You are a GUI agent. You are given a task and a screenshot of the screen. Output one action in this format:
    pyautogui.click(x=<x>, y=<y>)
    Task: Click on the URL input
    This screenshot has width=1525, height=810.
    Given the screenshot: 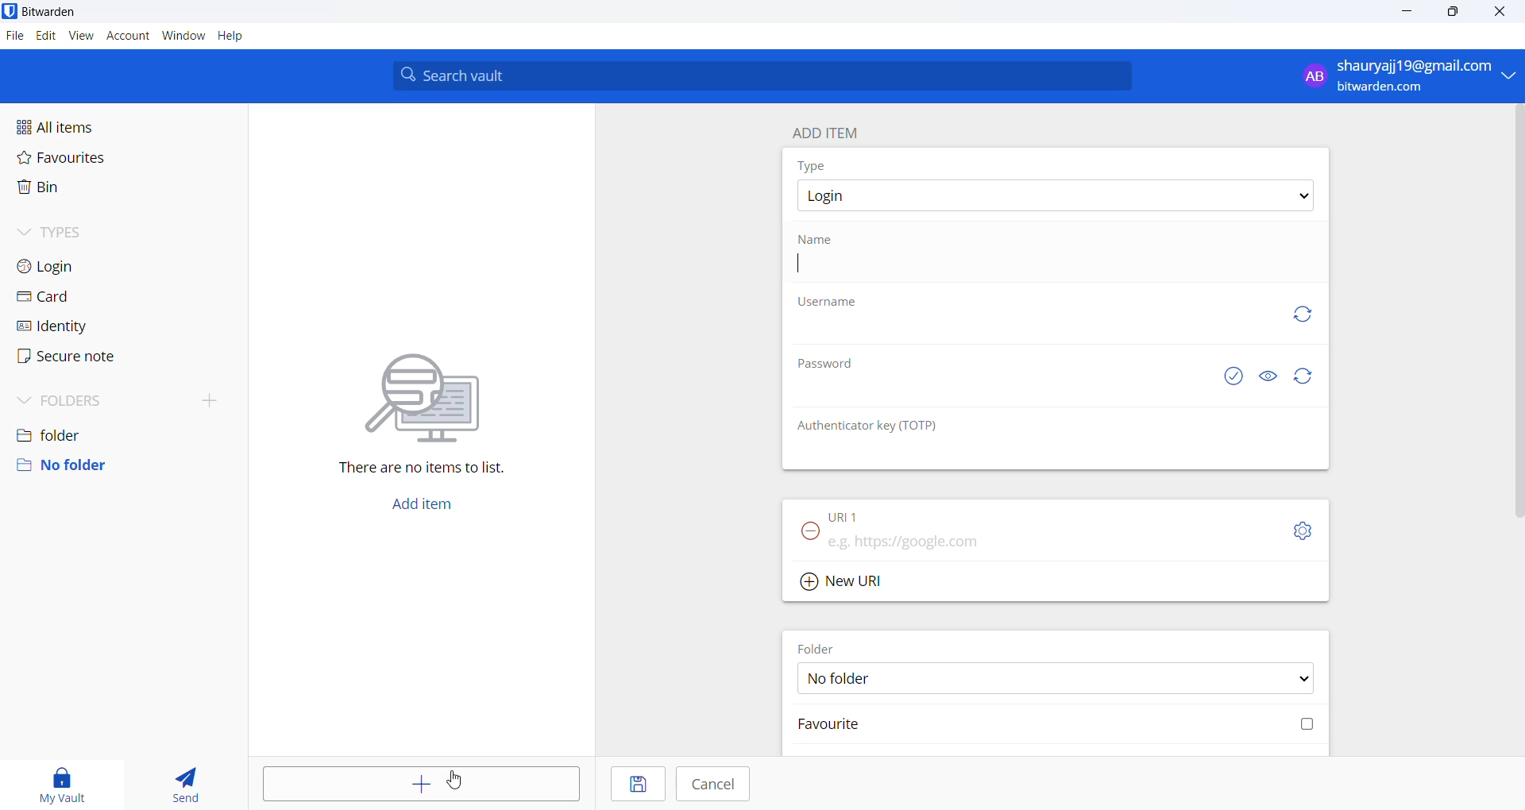 What is the action you would take?
    pyautogui.click(x=1022, y=542)
    